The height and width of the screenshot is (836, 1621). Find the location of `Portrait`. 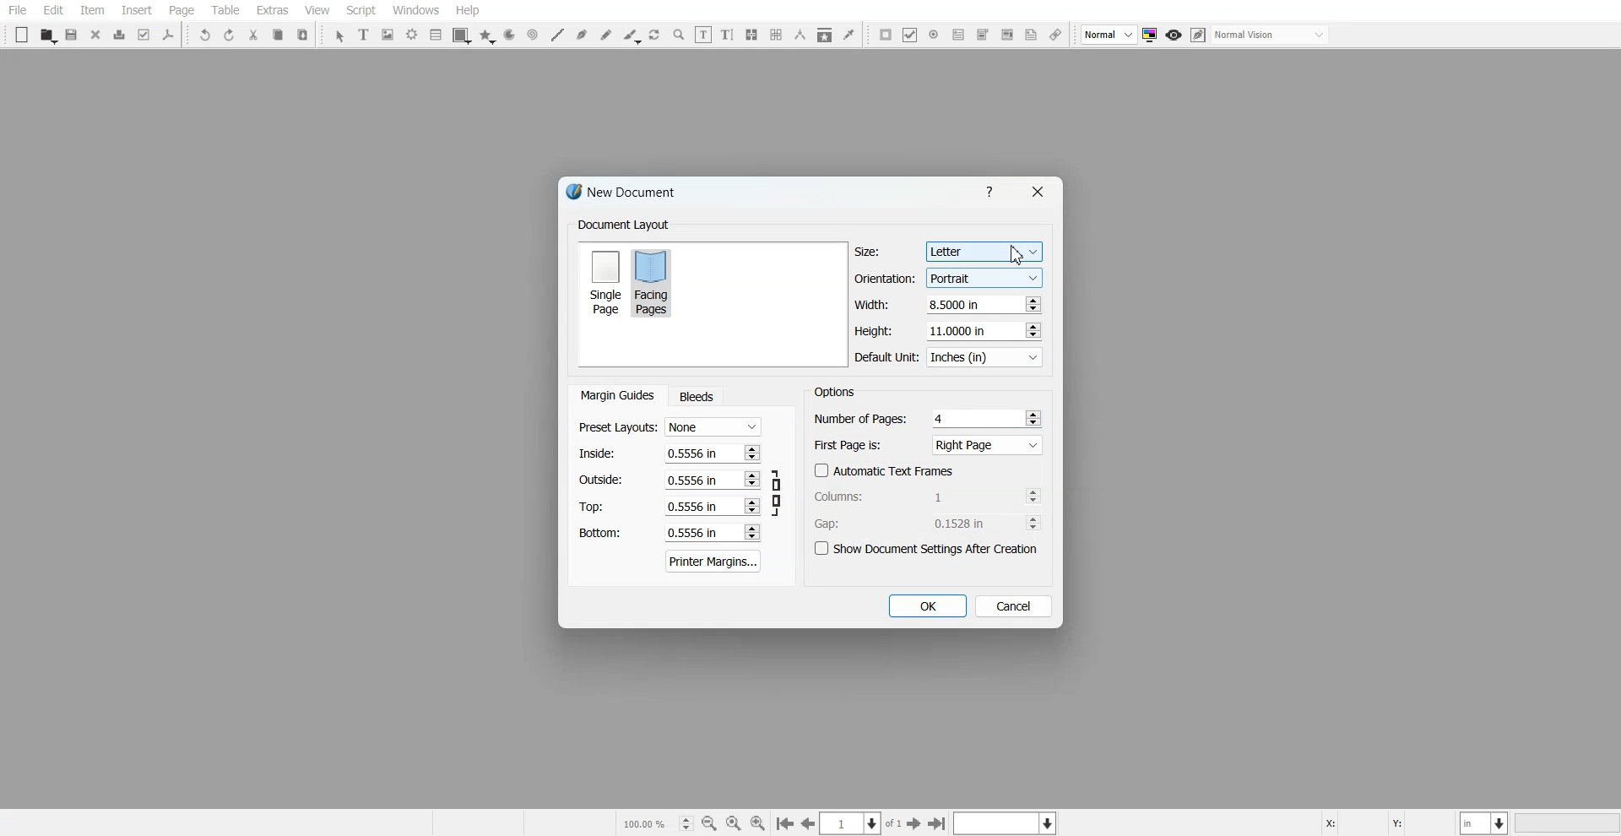

Portrait is located at coordinates (983, 277).